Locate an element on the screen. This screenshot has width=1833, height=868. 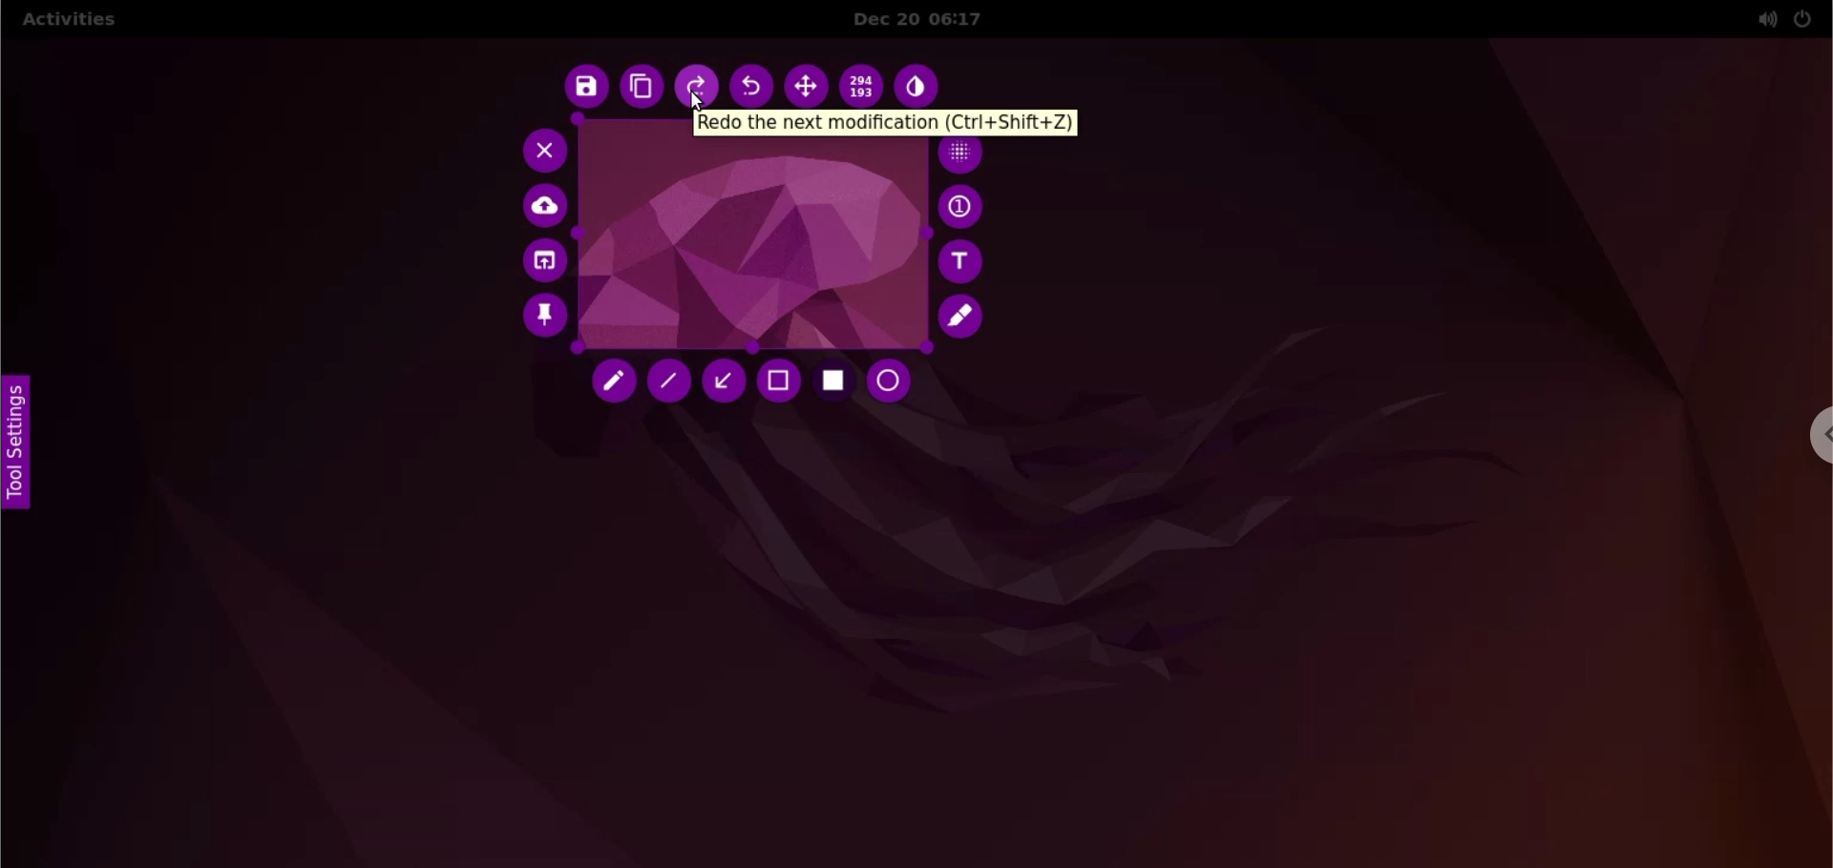
chrome options is located at coordinates (1817, 435).